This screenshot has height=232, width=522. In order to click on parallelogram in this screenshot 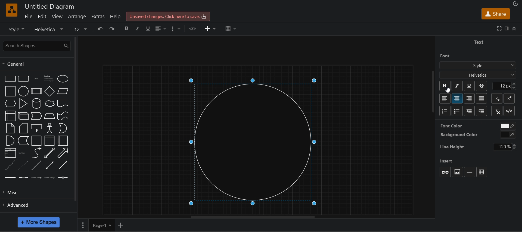, I will do `click(63, 91)`.